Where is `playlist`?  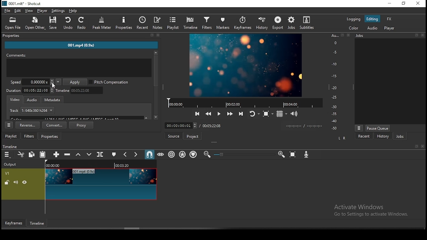
playlist is located at coordinates (173, 23).